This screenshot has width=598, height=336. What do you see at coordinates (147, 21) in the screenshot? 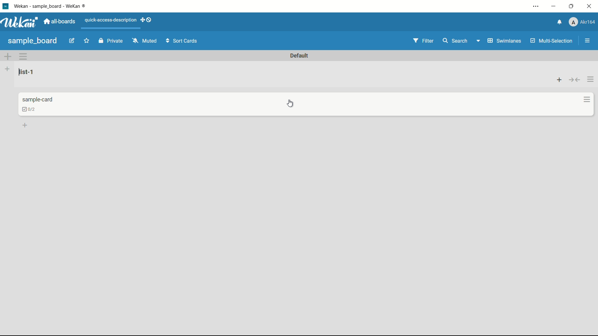
I see `show-desktop-drag-handles` at bounding box center [147, 21].